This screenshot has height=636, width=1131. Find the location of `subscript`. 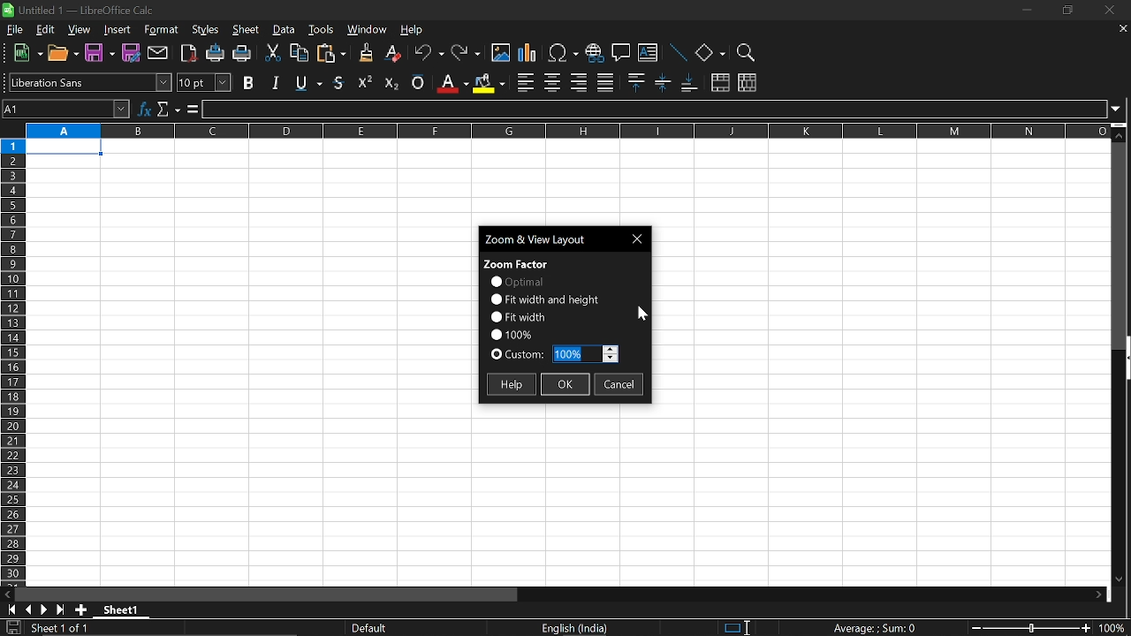

subscript is located at coordinates (390, 81).